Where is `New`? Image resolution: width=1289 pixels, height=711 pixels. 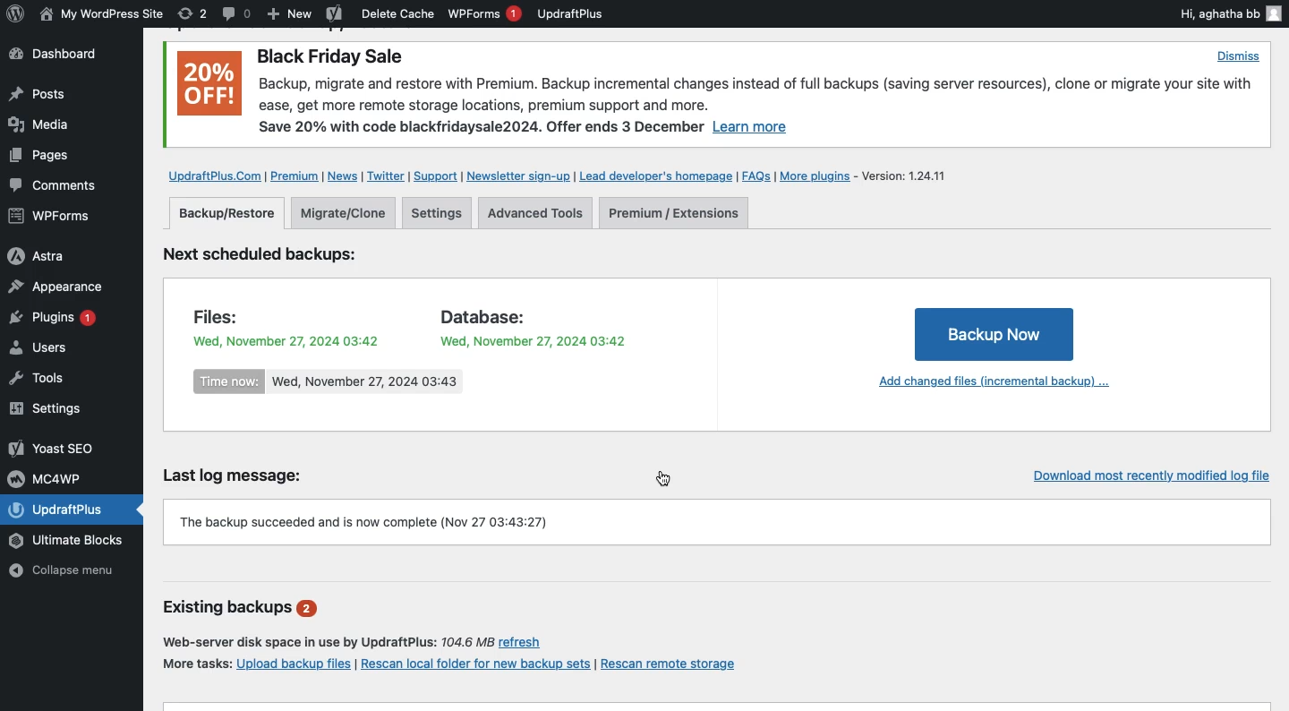 New is located at coordinates (290, 15).